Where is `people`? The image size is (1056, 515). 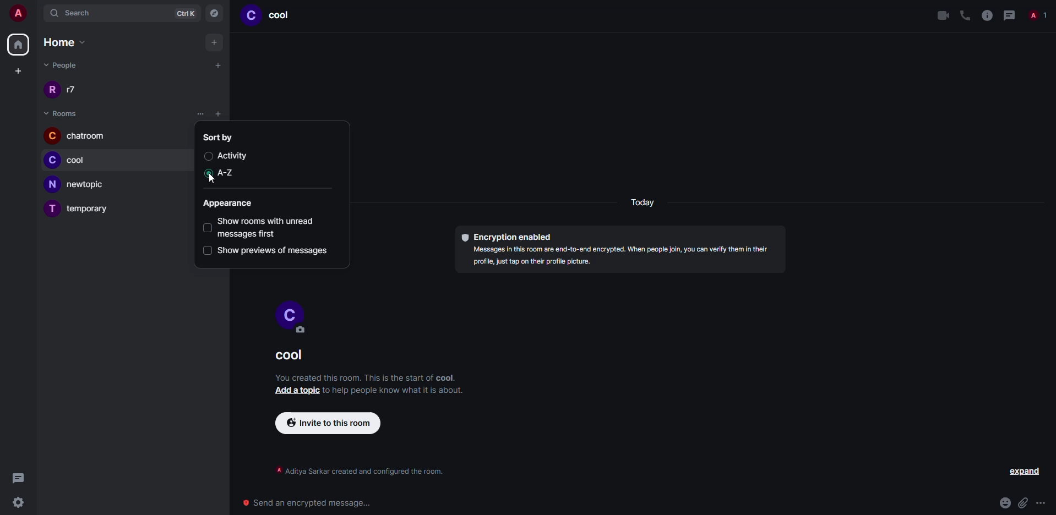
people is located at coordinates (1038, 14).